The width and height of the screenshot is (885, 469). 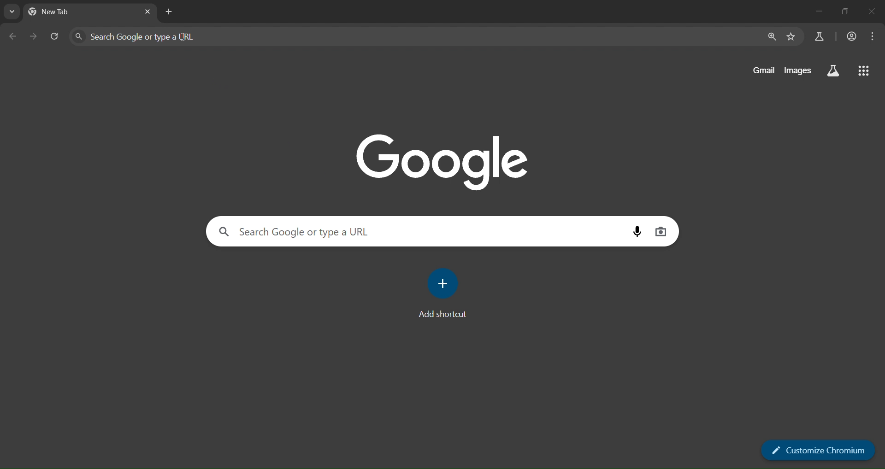 I want to click on search labs, so click(x=822, y=37).